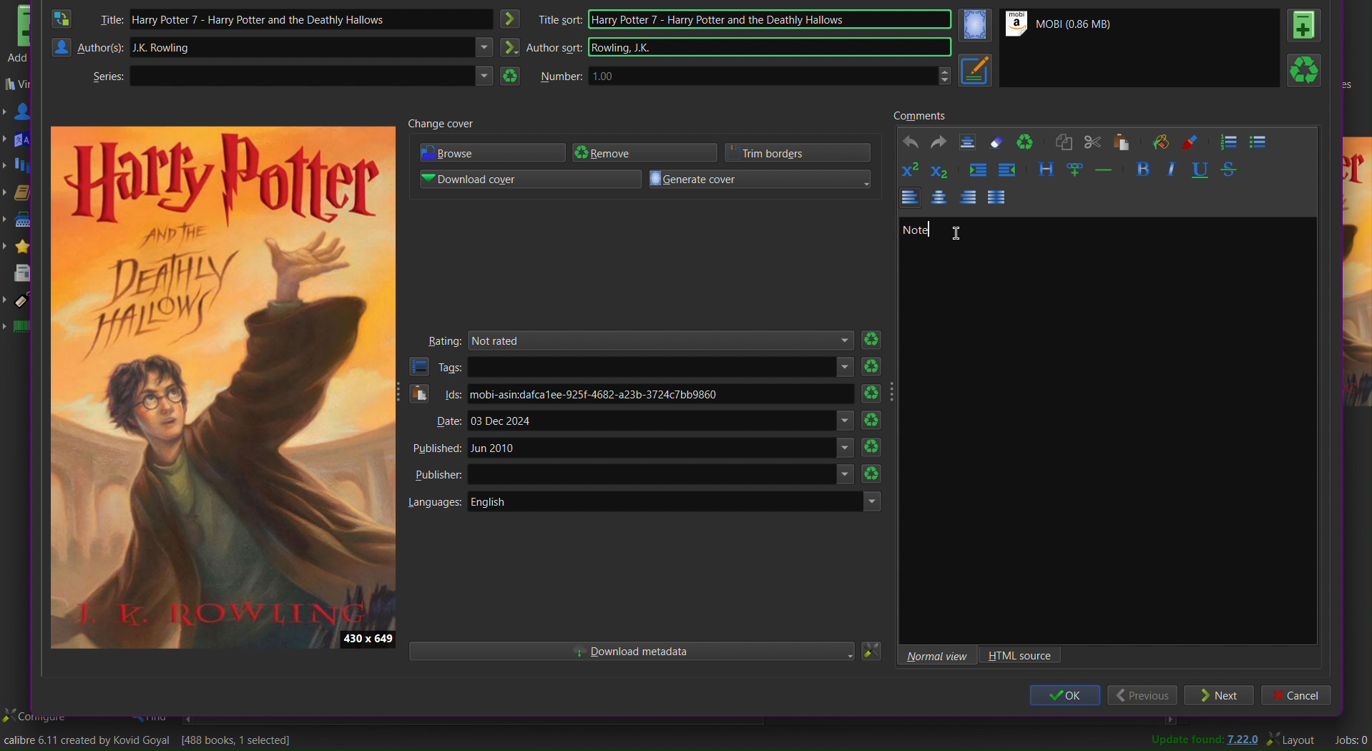  I want to click on Cover, so click(975, 26).